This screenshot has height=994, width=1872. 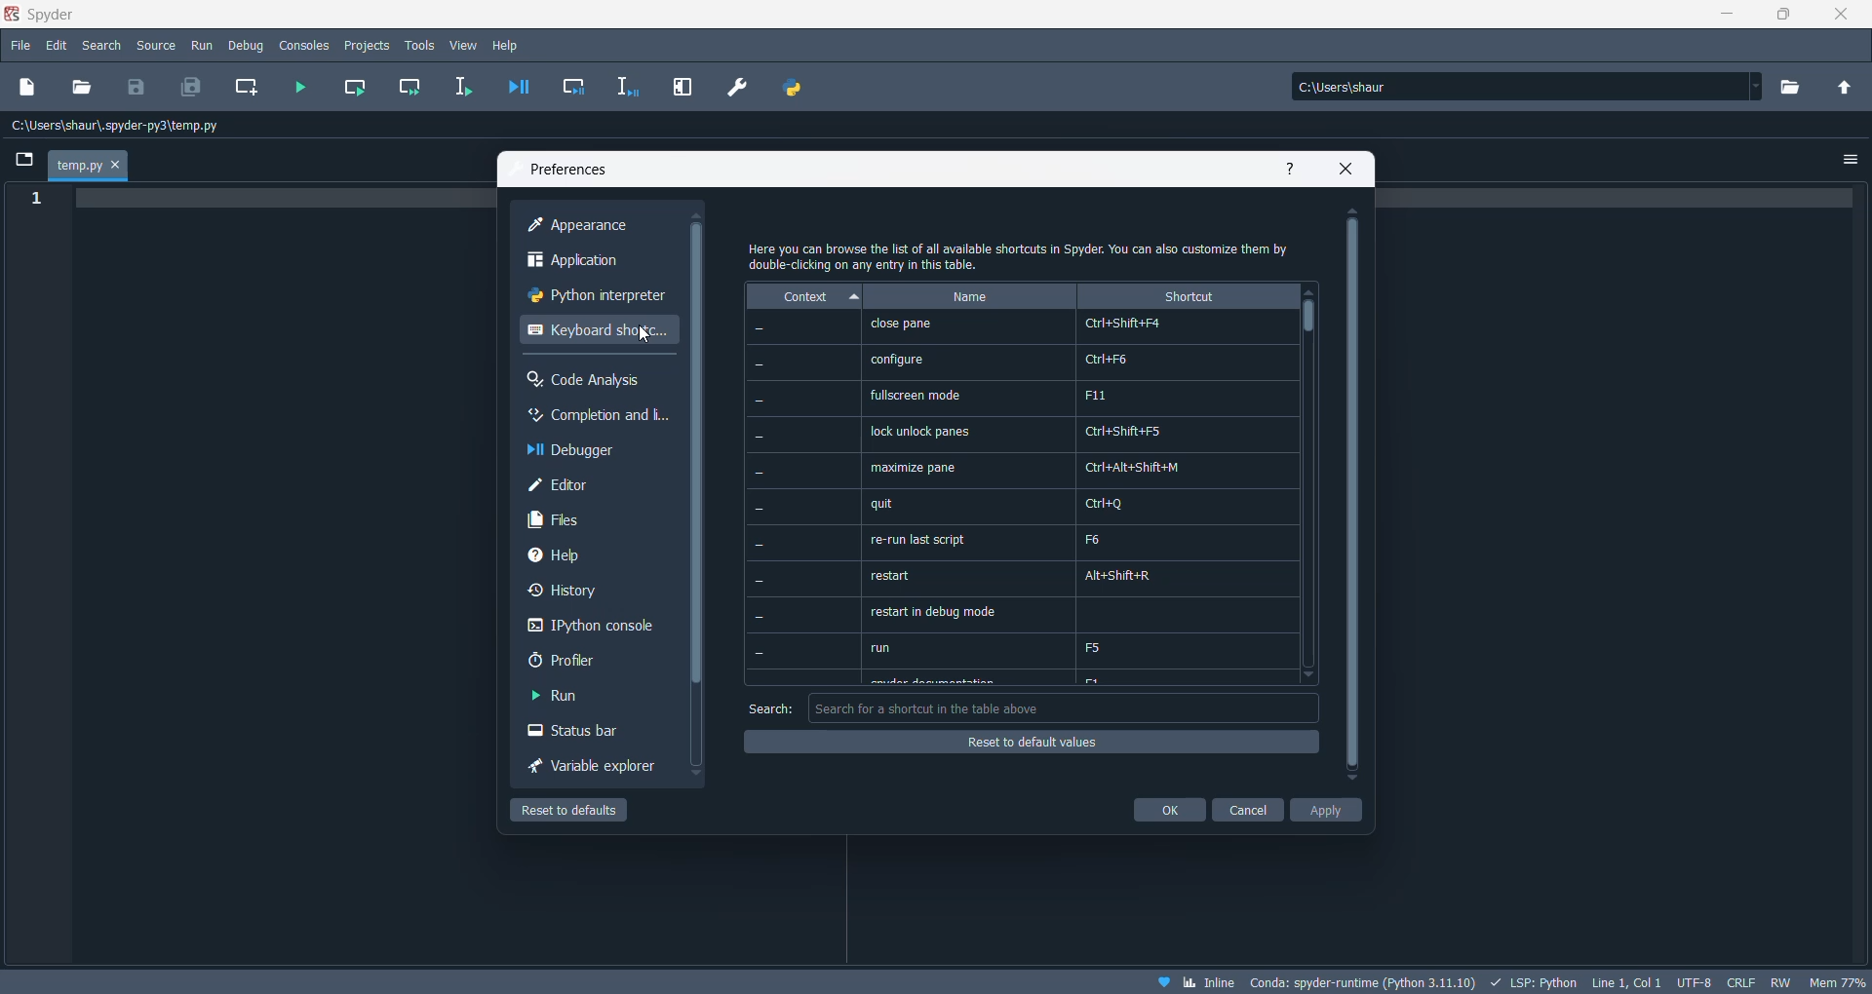 I want to click on PYTHONPATH MANAGER, so click(x=797, y=88).